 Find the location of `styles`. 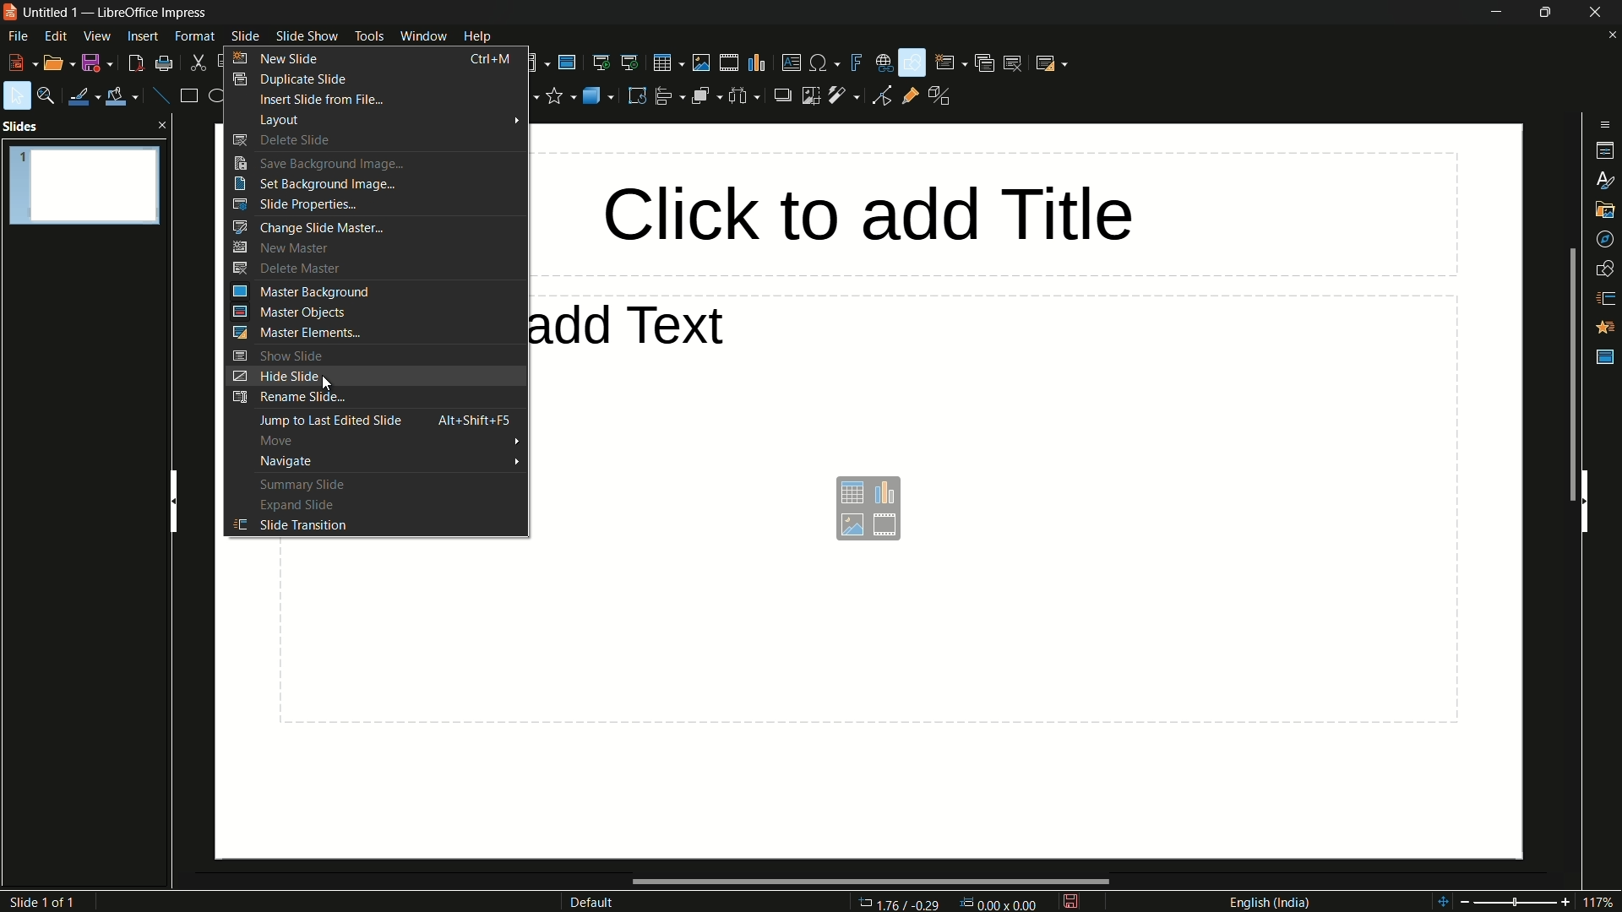

styles is located at coordinates (1603, 181).